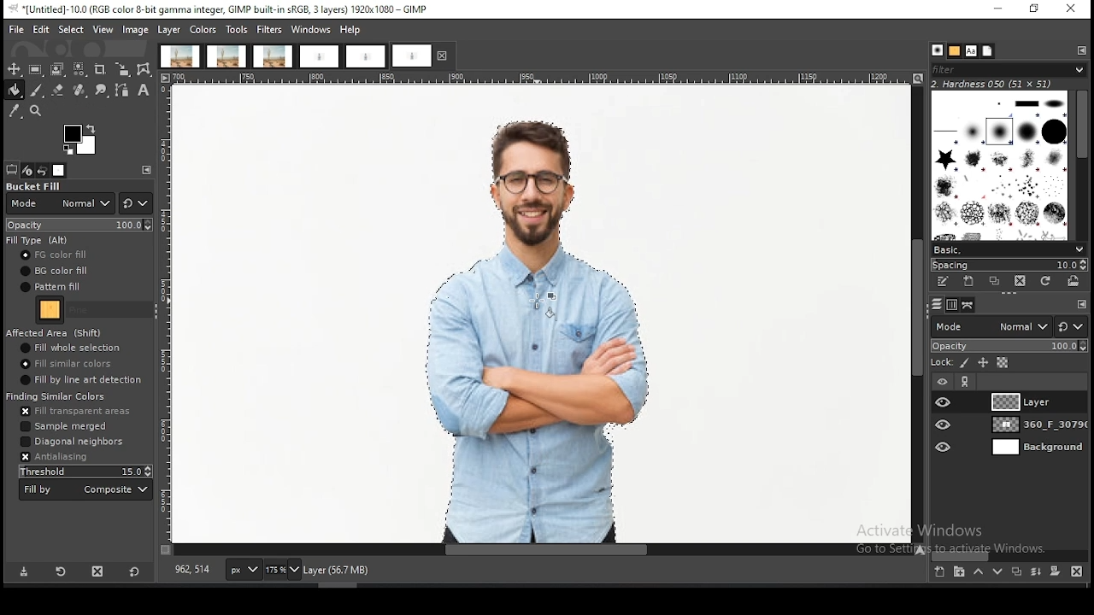 The height and width of the screenshot is (615, 1094). I want to click on paths, so click(970, 305).